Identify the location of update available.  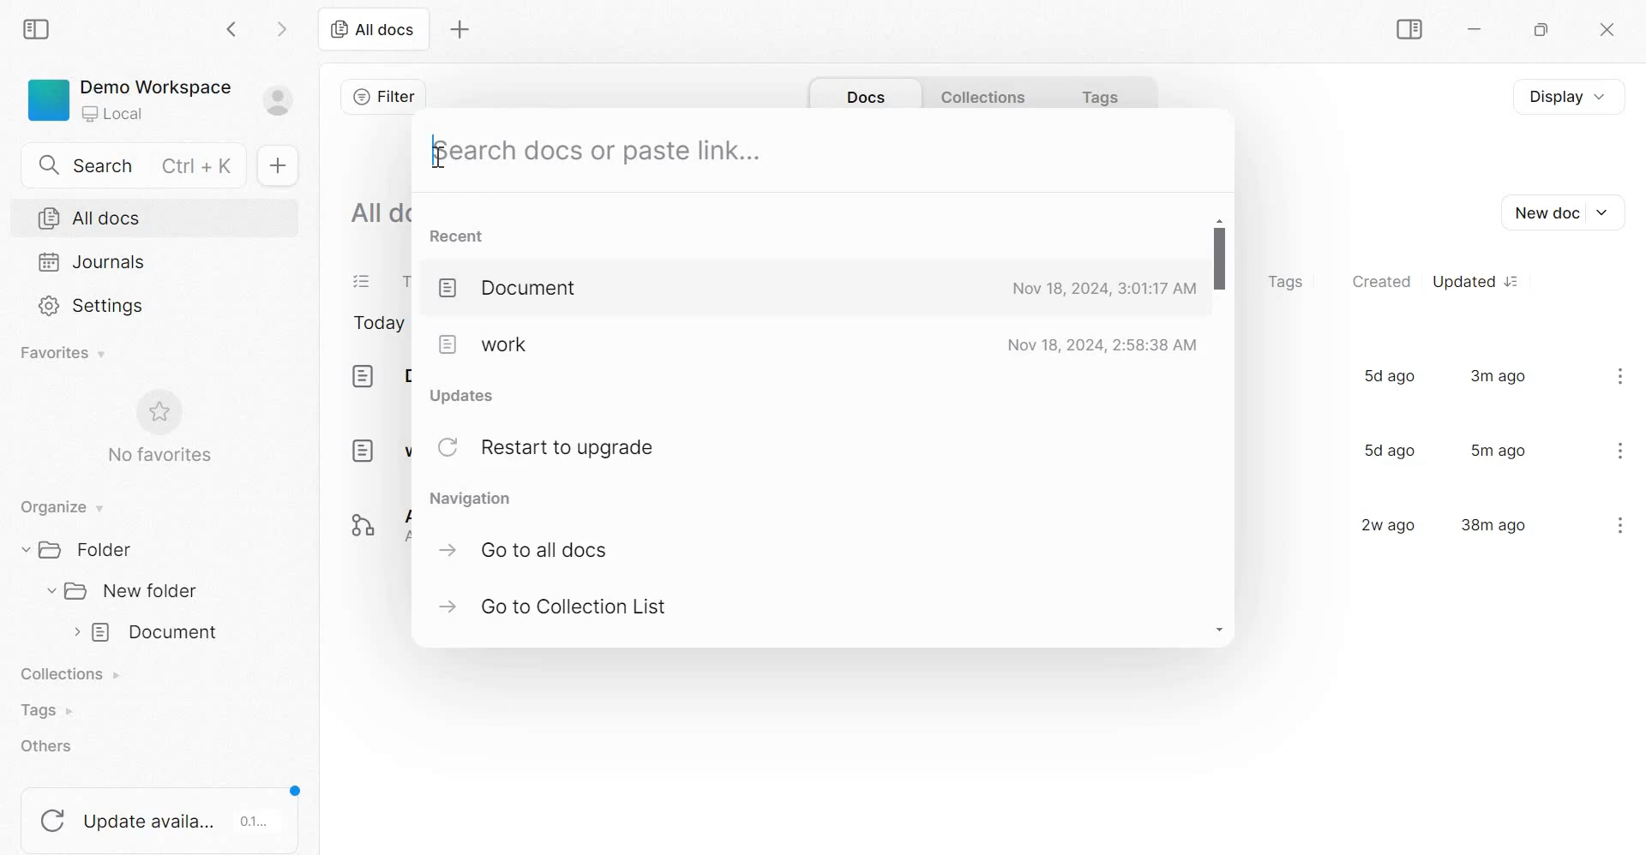
(162, 812).